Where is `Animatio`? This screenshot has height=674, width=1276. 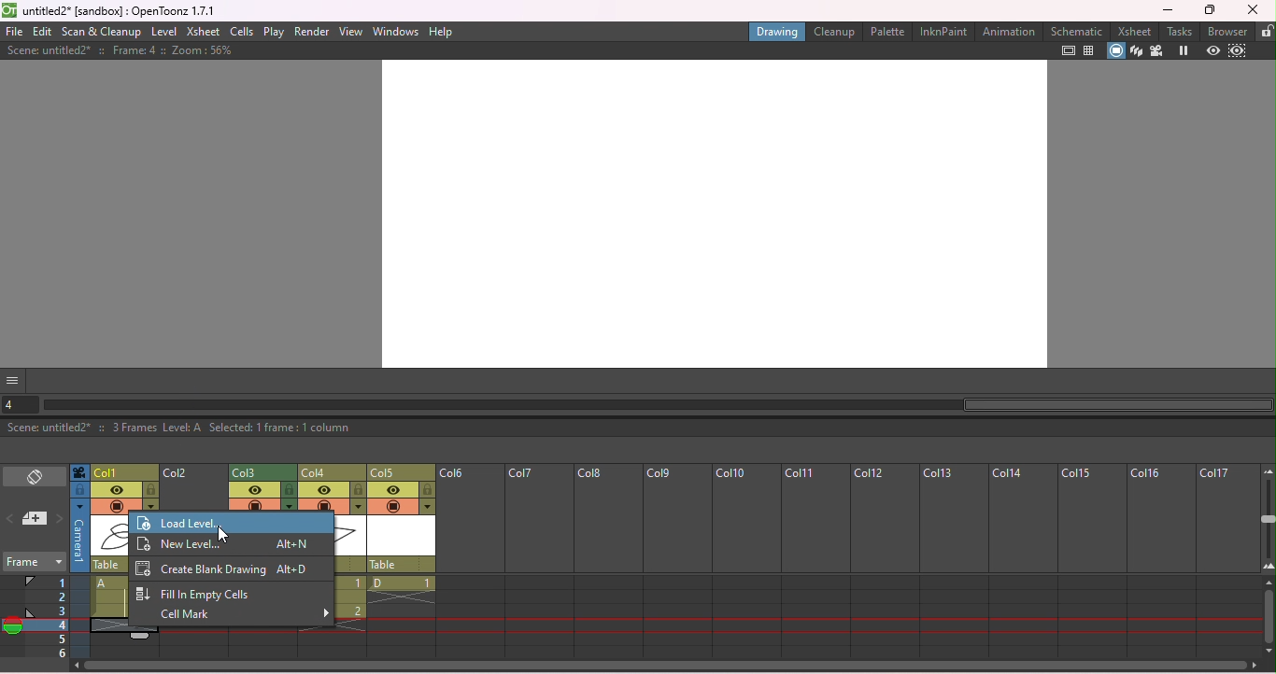
Animatio is located at coordinates (1008, 31).